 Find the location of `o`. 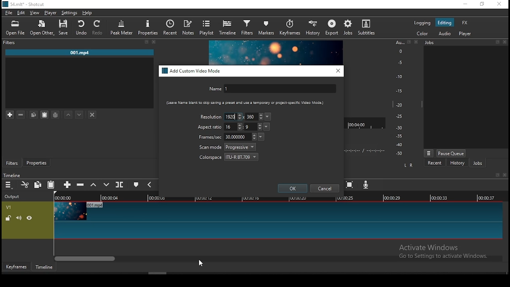

o is located at coordinates (398, 51).